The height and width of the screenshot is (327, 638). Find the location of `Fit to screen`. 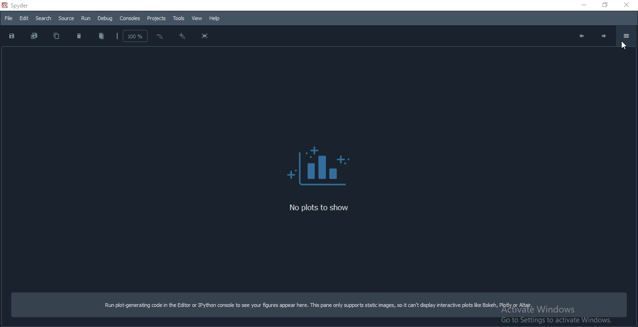

Fit to screen is located at coordinates (205, 36).